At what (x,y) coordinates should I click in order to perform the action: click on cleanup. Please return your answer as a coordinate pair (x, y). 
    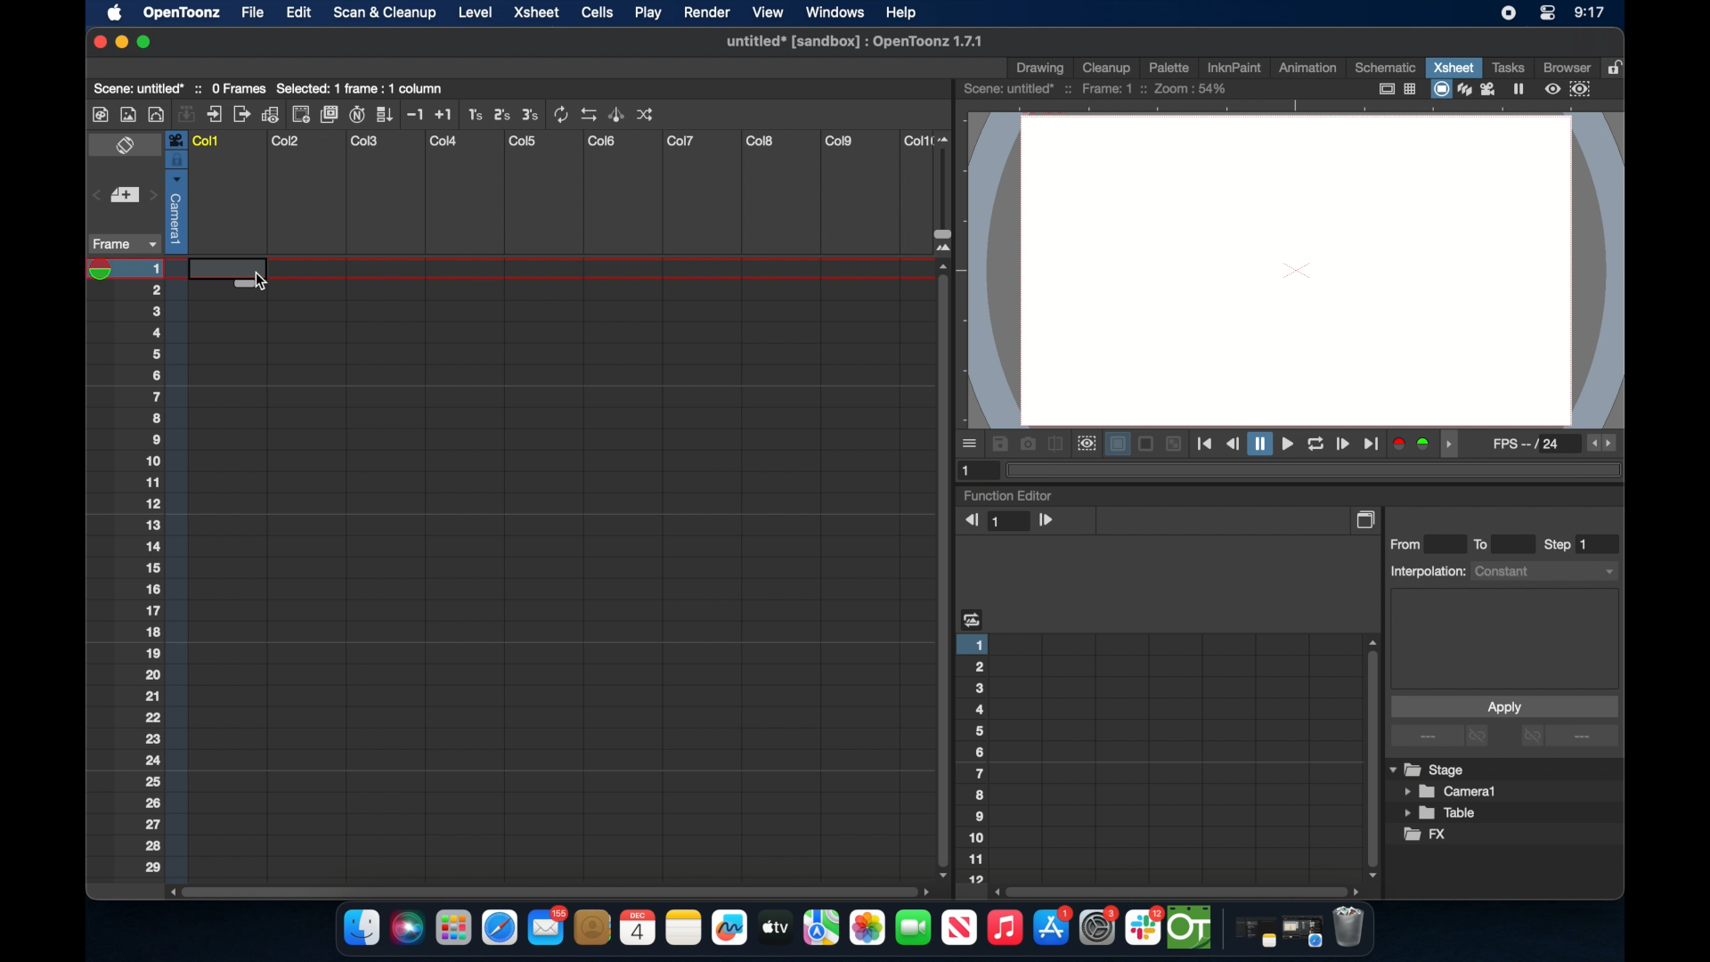
    Looking at the image, I should click on (1107, 66).